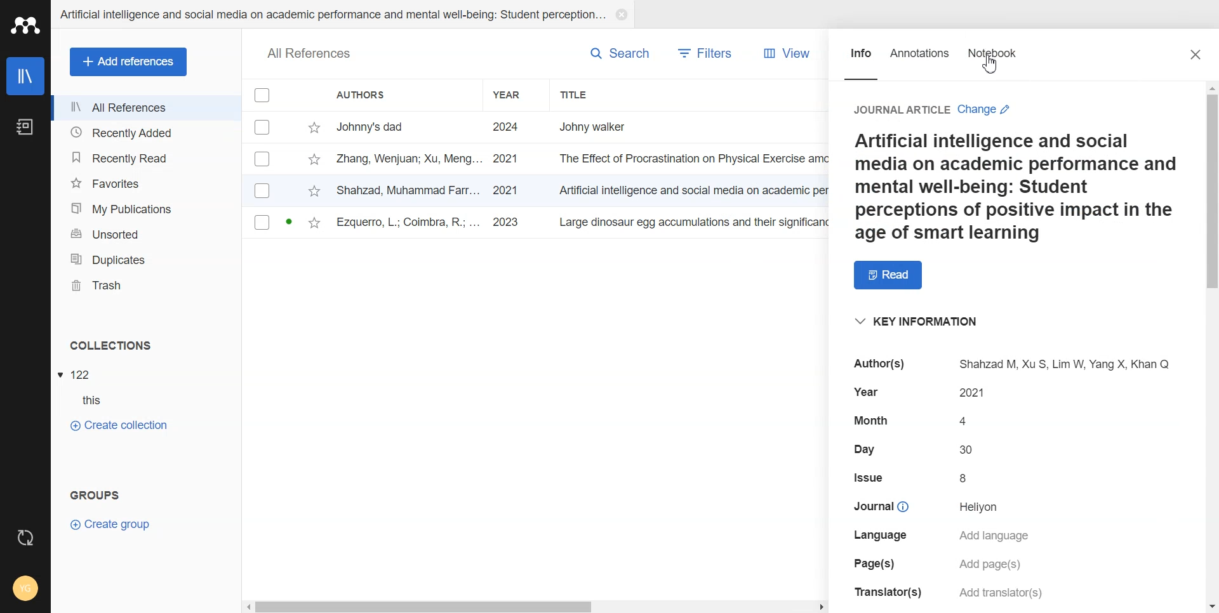 The image size is (1219, 613). Describe the element at coordinates (695, 159) in the screenshot. I see `the effect of procrastination on physical exercise amo` at that location.